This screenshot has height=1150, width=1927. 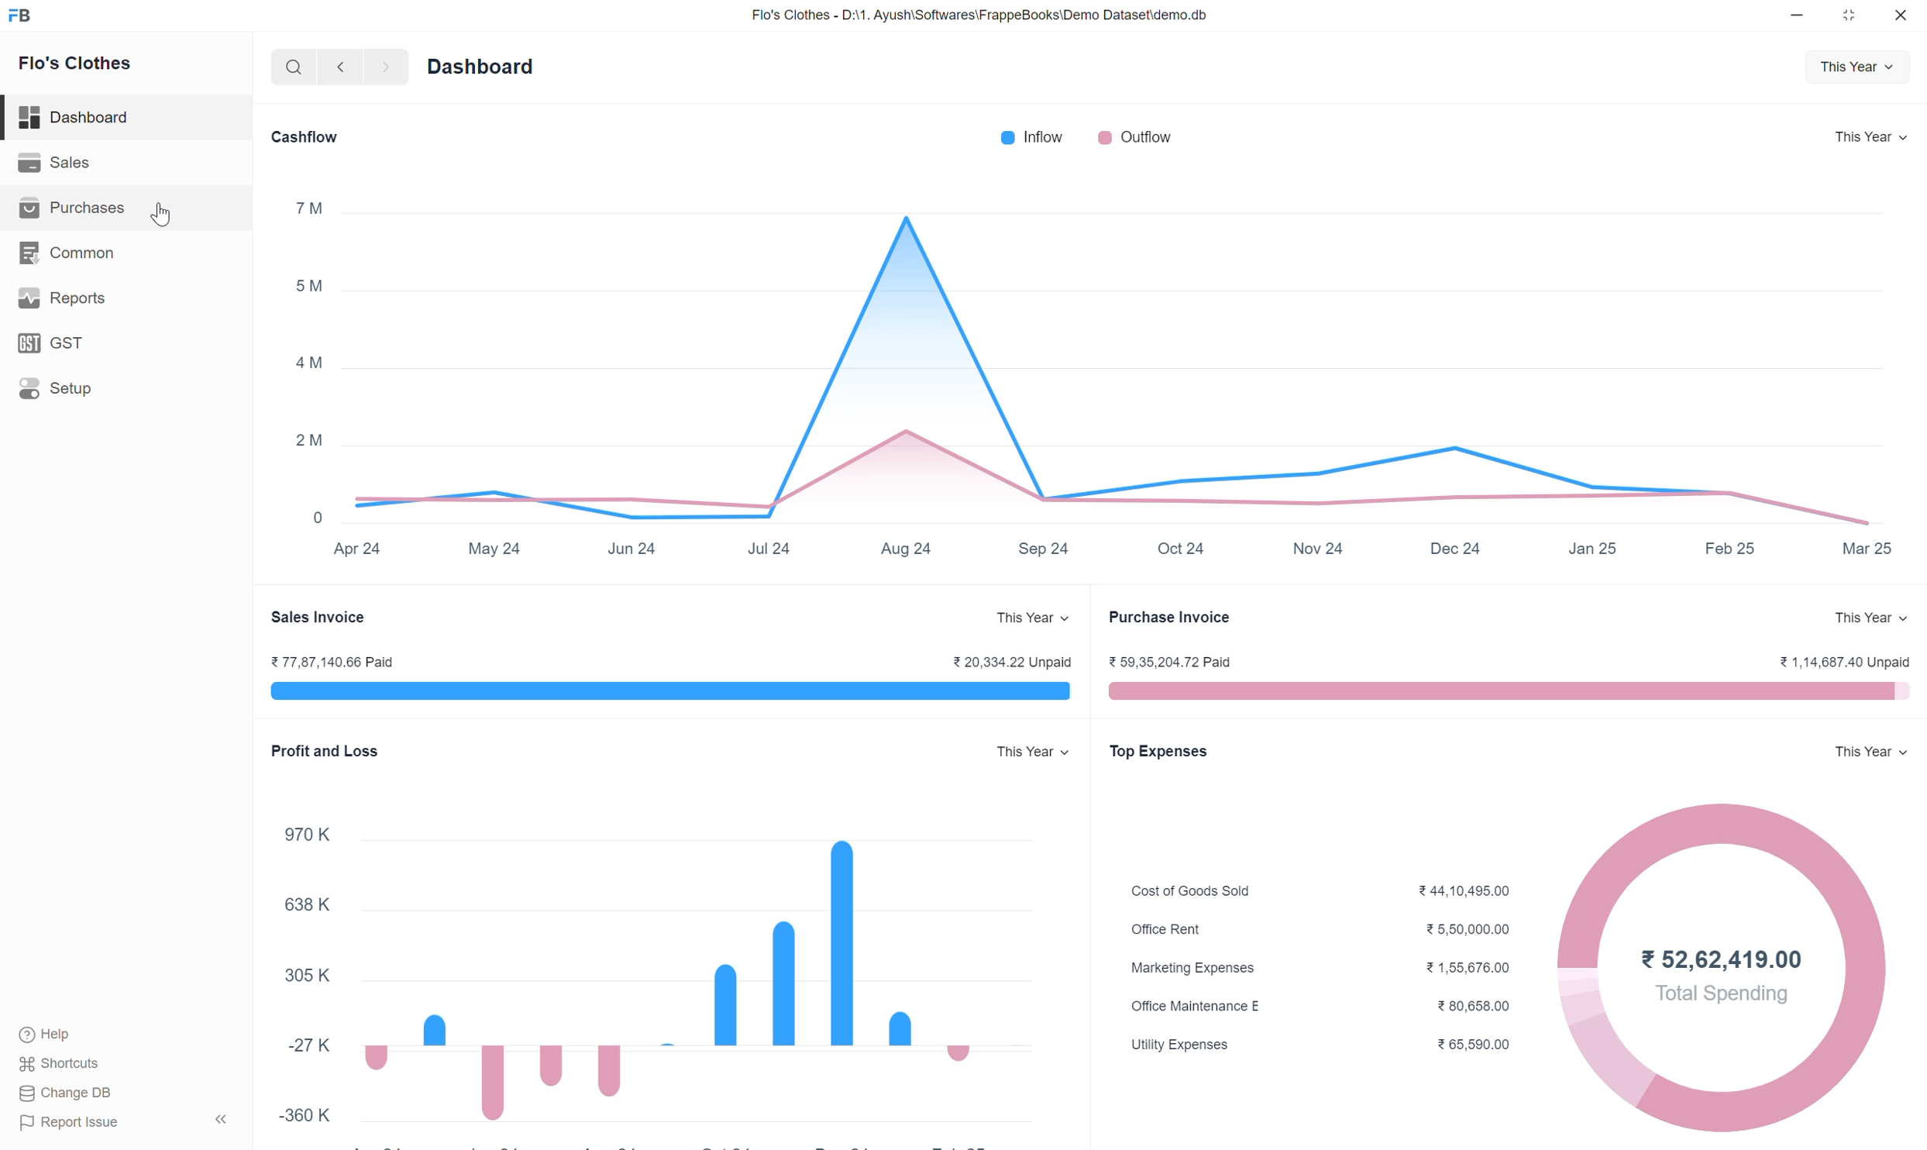 I want to click on Top Expenses, so click(x=1158, y=752).